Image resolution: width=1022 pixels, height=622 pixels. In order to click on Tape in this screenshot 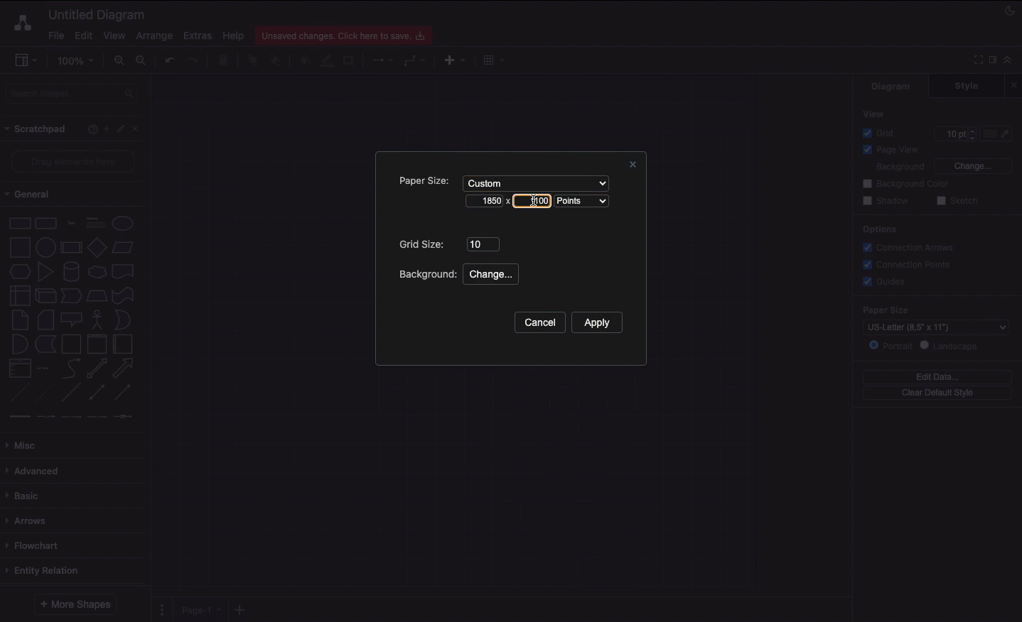, I will do `click(125, 295)`.